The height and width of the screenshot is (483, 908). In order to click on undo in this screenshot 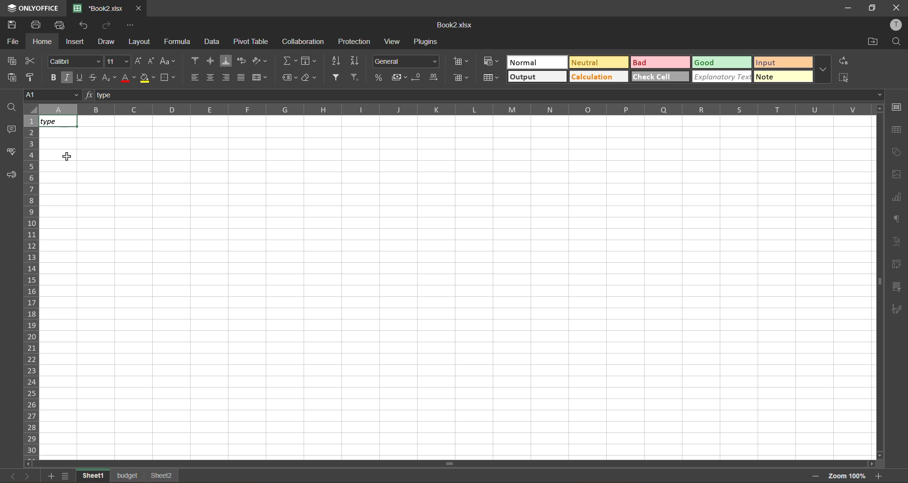, I will do `click(87, 26)`.